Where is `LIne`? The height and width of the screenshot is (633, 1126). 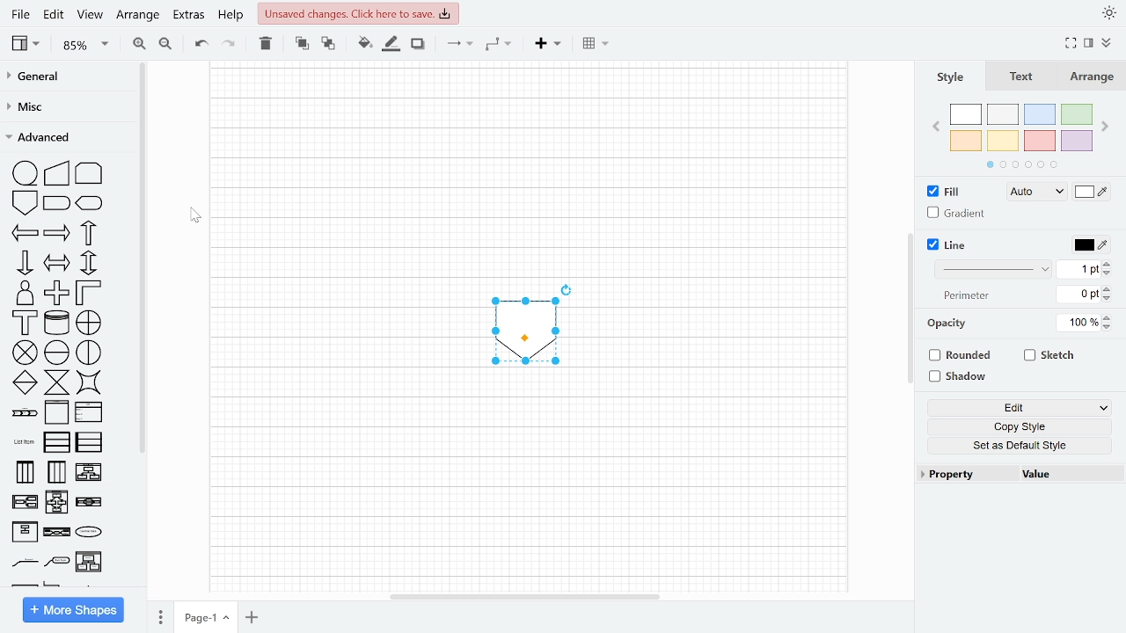 LIne is located at coordinates (944, 246).